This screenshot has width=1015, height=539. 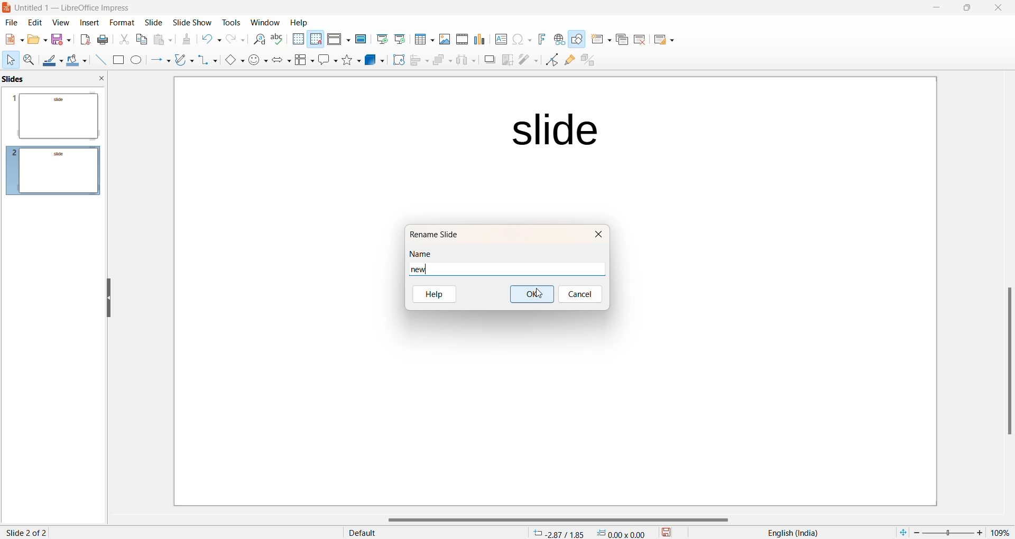 What do you see at coordinates (537, 293) in the screenshot?
I see `cursor` at bounding box center [537, 293].